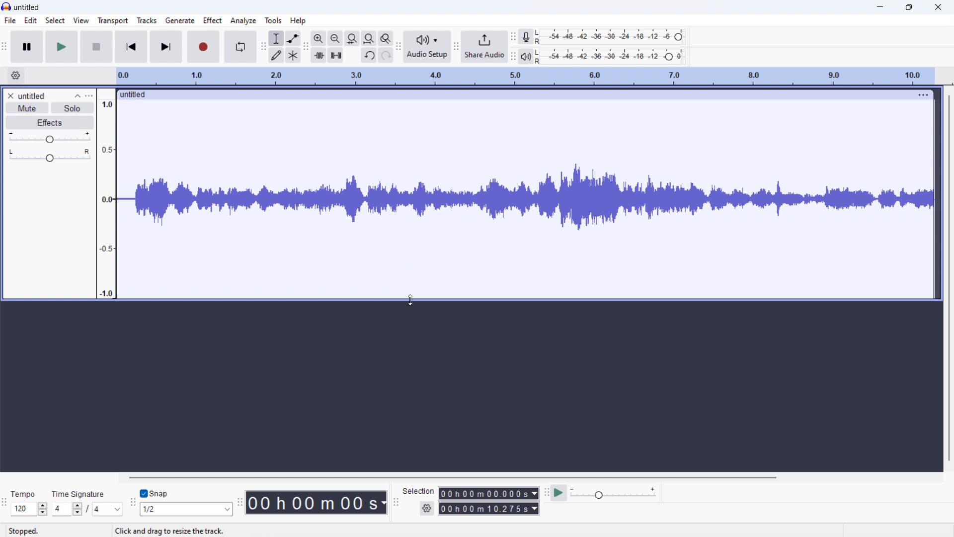 The image size is (954, 537). I want to click on selection toolbar, so click(396, 503).